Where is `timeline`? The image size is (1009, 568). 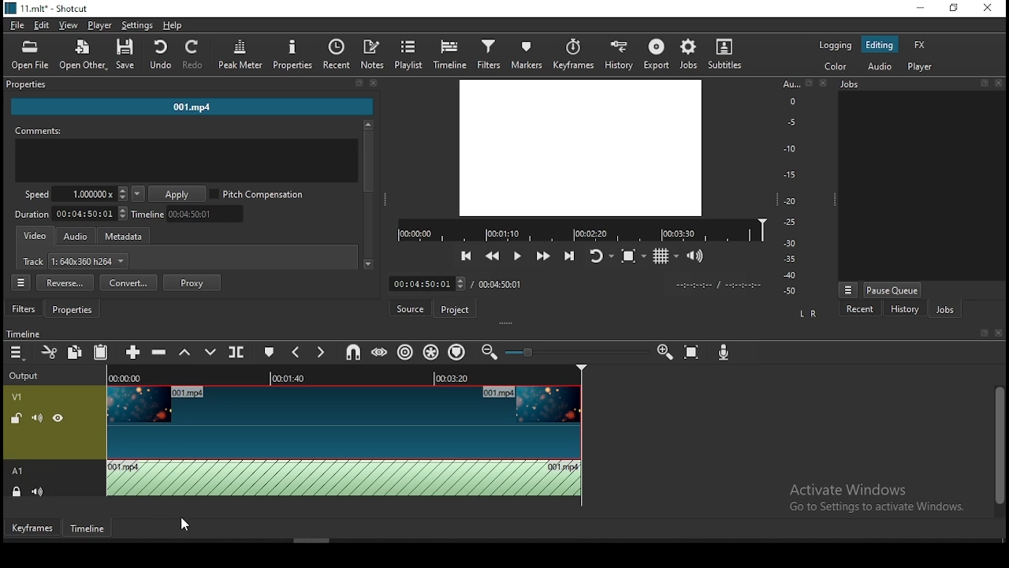 timeline is located at coordinates (192, 215).